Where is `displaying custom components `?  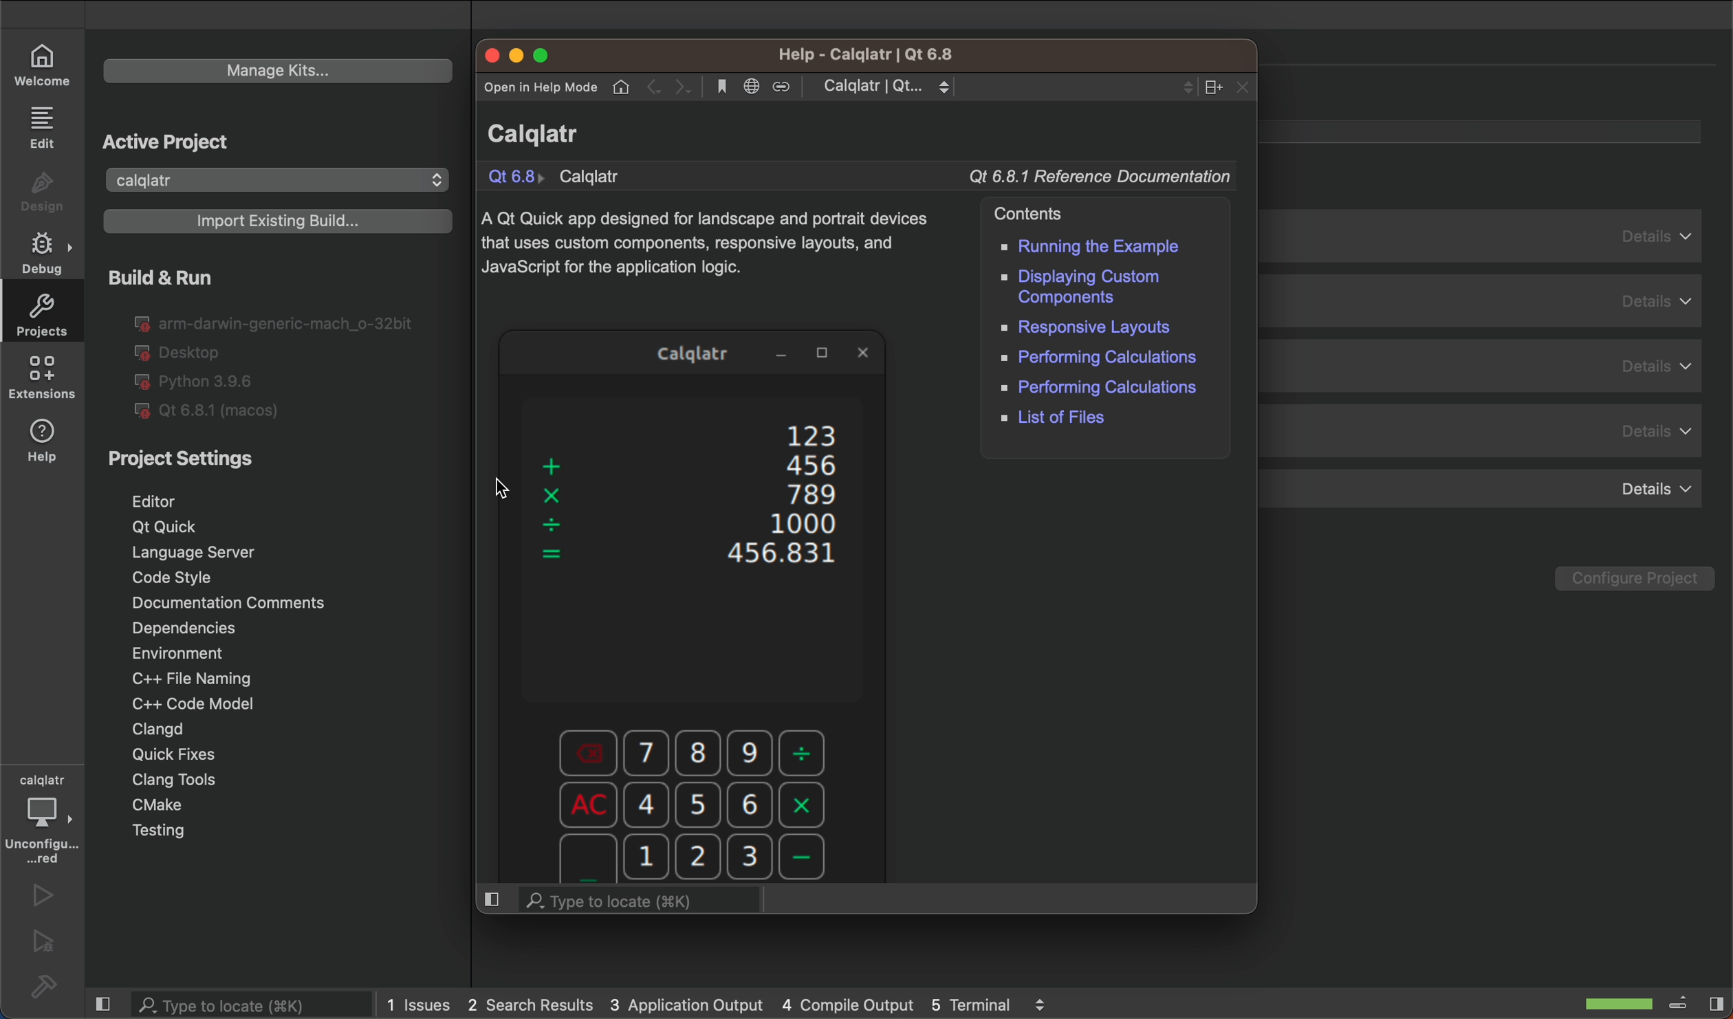 displaying custom components  is located at coordinates (1093, 285).